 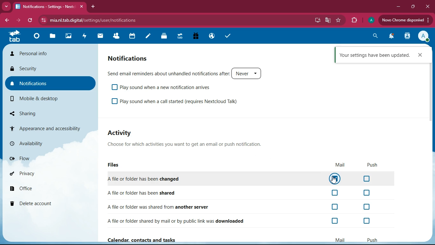 I want to click on close, so click(x=427, y=6).